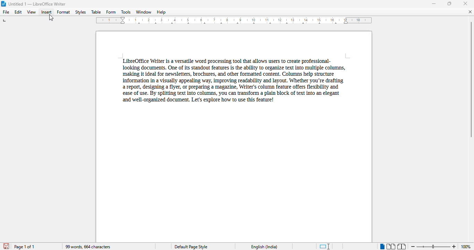 This screenshot has height=250, width=474. What do you see at coordinates (5, 21) in the screenshot?
I see `tab stop` at bounding box center [5, 21].